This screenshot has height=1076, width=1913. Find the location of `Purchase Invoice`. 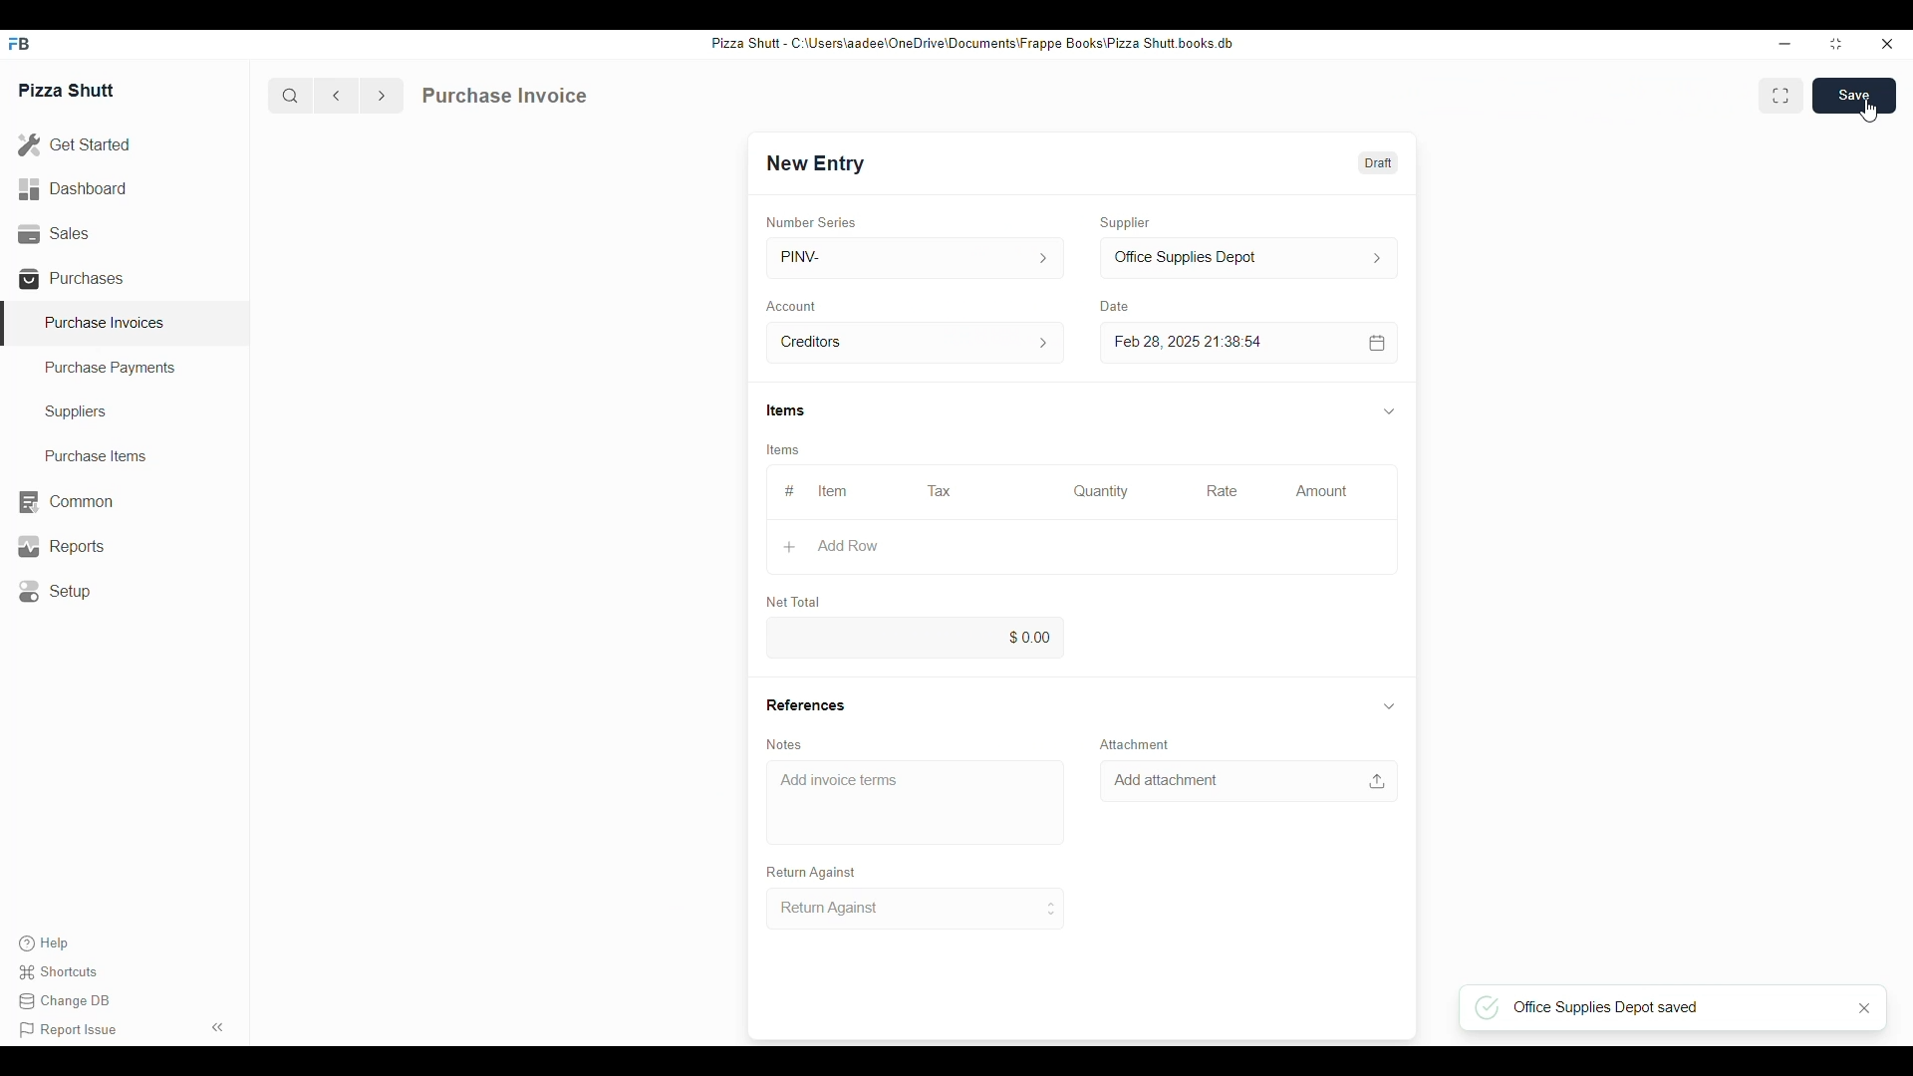

Purchase Invoice is located at coordinates (505, 96).